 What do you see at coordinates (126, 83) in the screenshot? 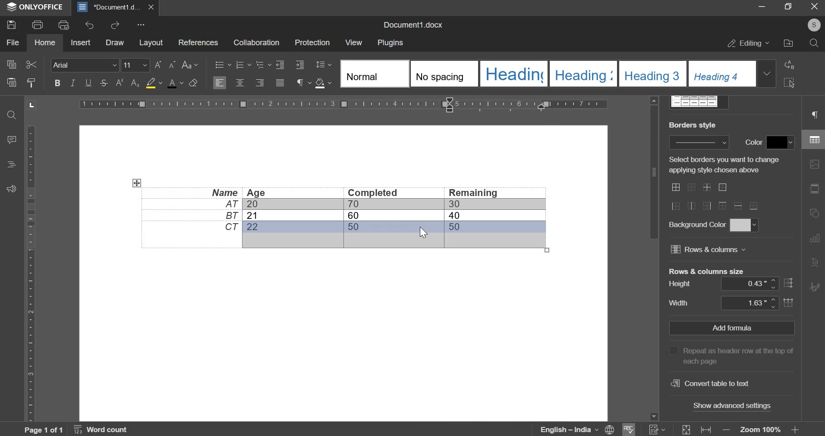
I see `superscript and subscript` at bounding box center [126, 83].